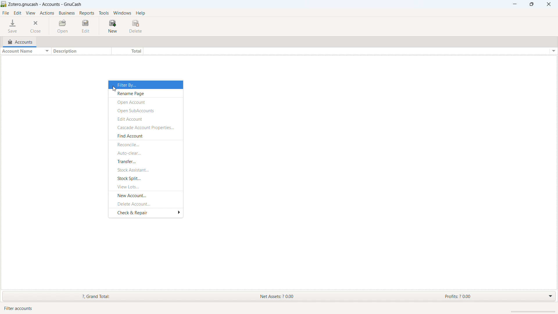  Describe the element at coordinates (553, 51) in the screenshot. I see `options` at that location.